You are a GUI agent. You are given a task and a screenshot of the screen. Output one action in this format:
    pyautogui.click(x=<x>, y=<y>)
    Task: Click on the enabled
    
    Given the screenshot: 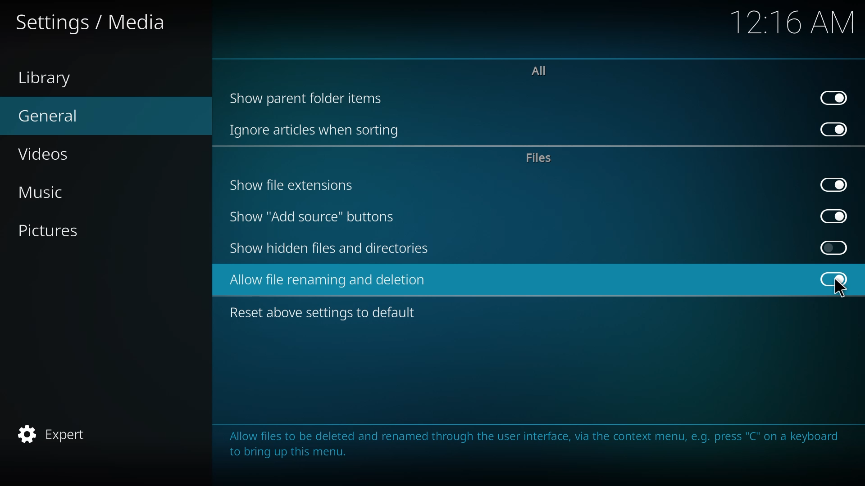 What is the action you would take?
    pyautogui.click(x=833, y=279)
    